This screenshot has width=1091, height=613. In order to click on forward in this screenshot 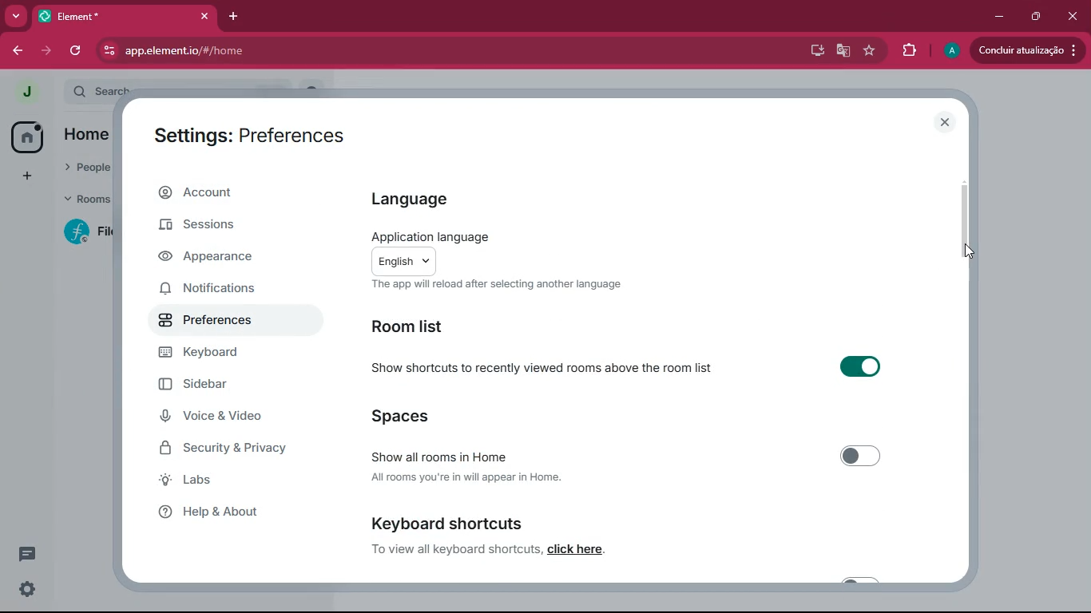, I will do `click(50, 50)`.